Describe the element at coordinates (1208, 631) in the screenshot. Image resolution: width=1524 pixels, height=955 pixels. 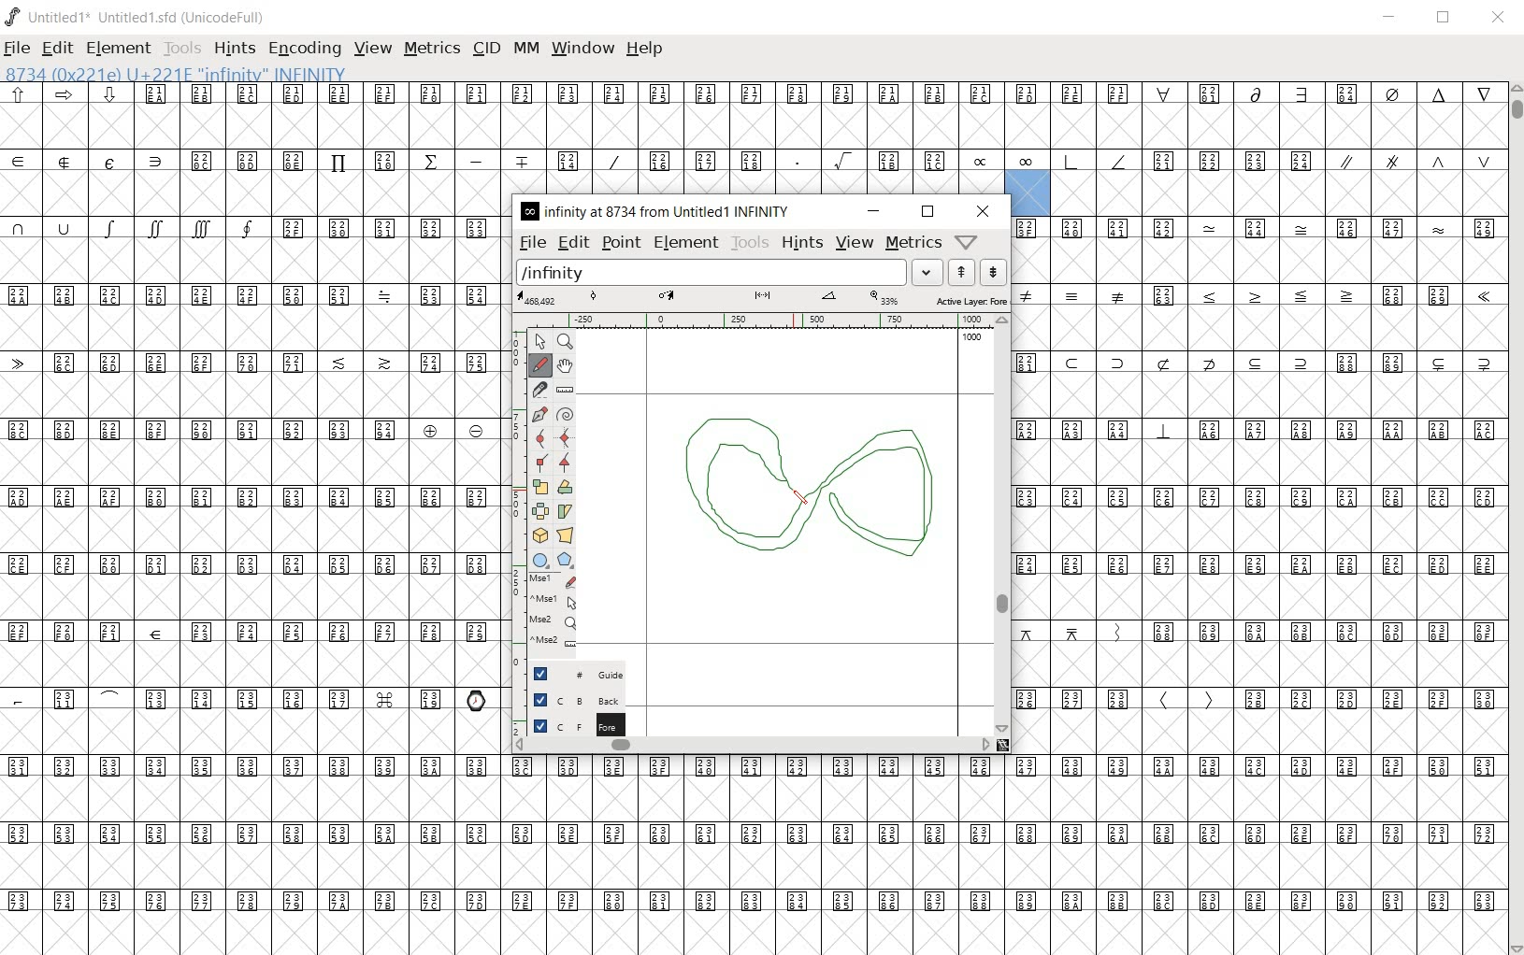
I see `Unicode code points` at that location.